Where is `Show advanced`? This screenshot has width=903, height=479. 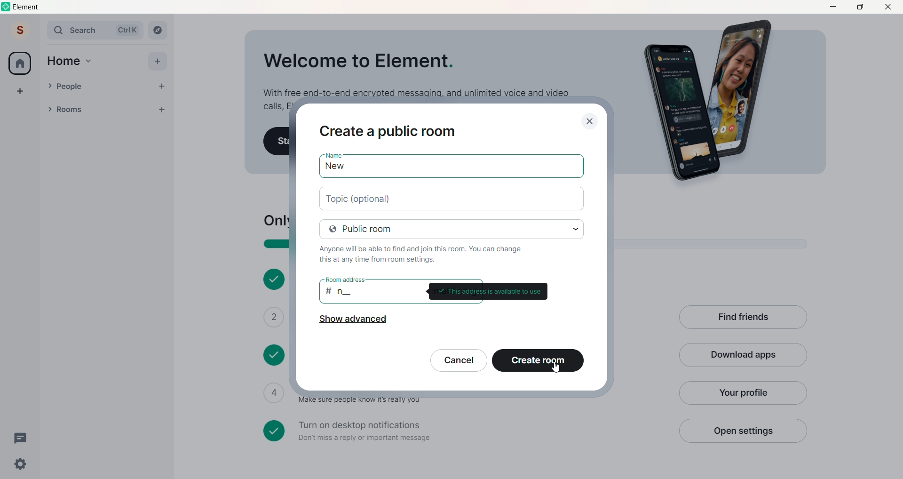
Show advanced is located at coordinates (352, 321).